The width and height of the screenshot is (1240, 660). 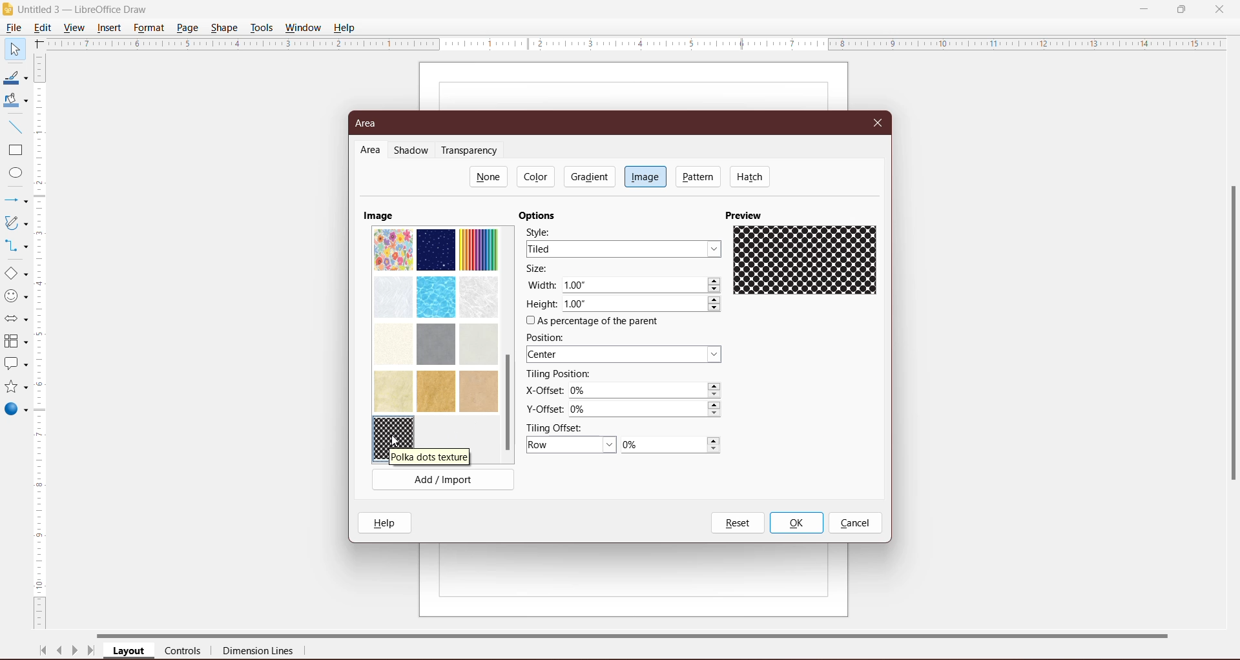 What do you see at coordinates (15, 387) in the screenshot?
I see `Stars and Banners` at bounding box center [15, 387].